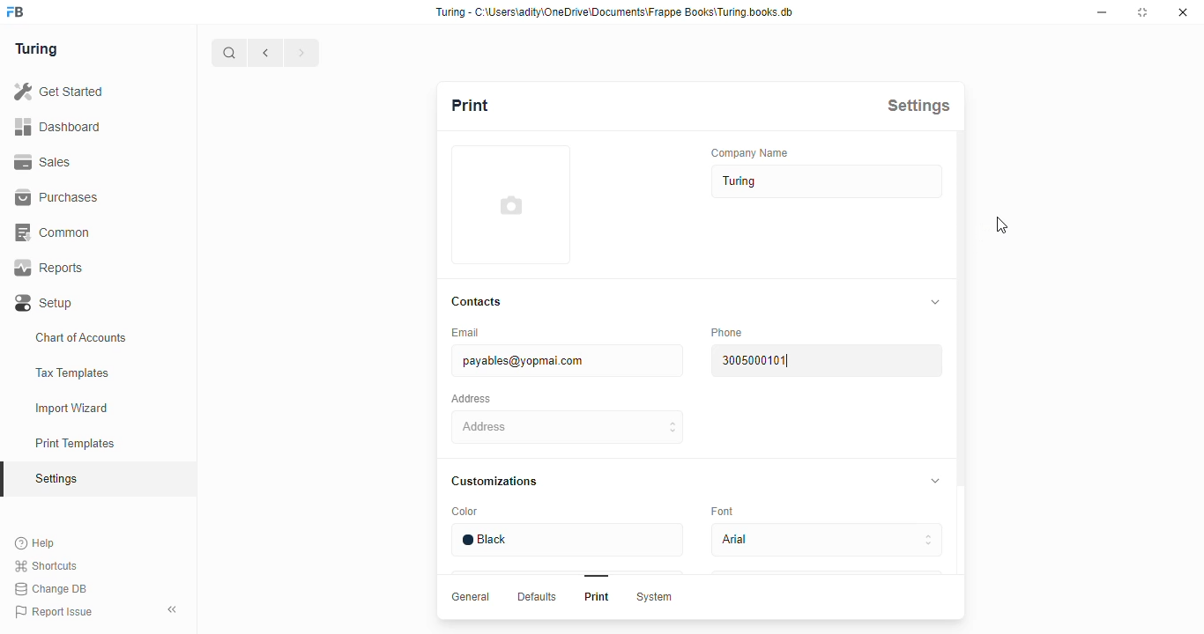  Describe the element at coordinates (534, 597) in the screenshot. I see `Defaults` at that location.